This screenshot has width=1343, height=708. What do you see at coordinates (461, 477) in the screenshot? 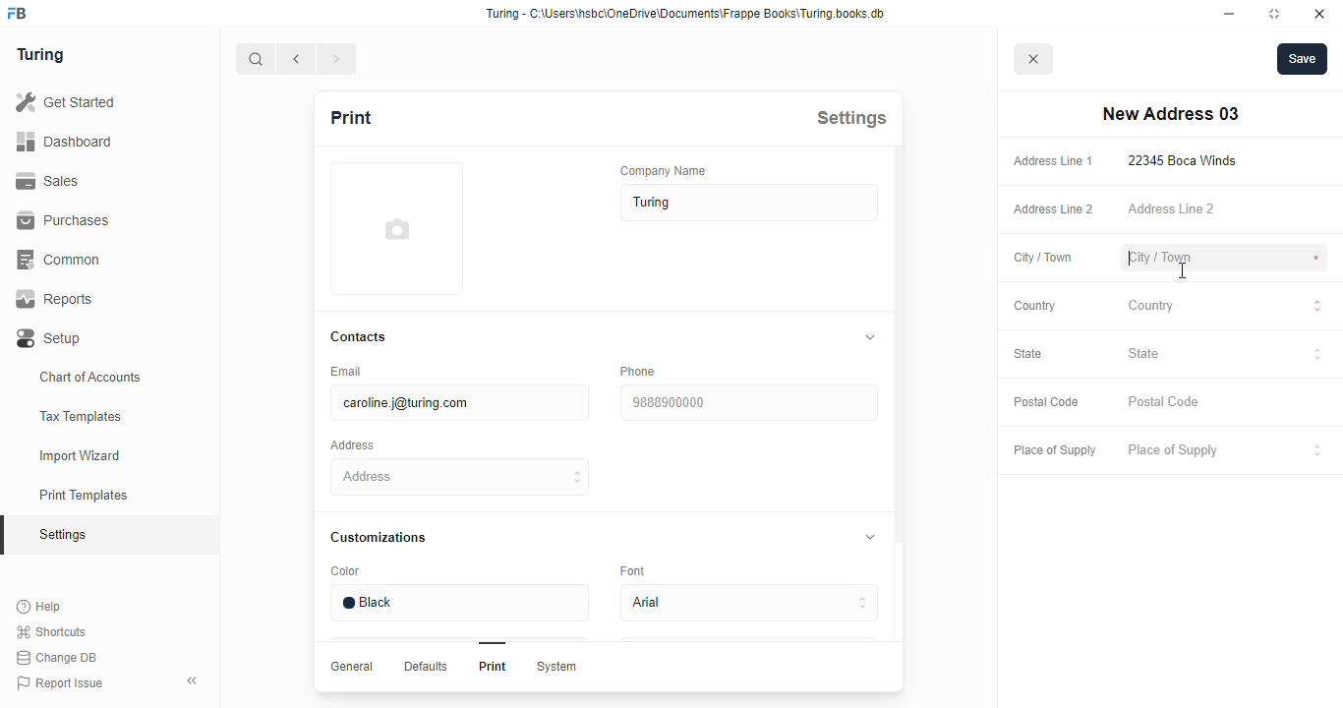
I see `address` at bounding box center [461, 477].